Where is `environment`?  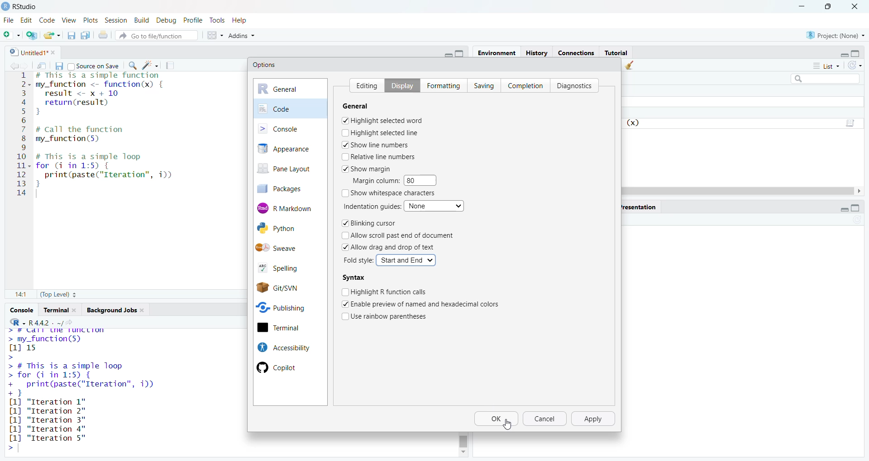 environment is located at coordinates (498, 53).